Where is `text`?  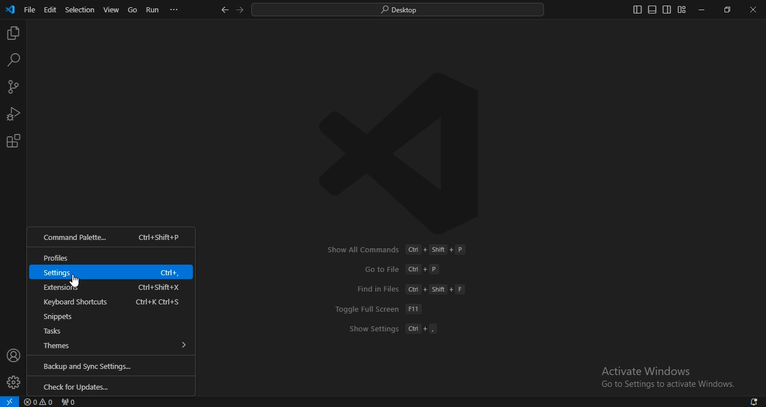
text is located at coordinates (647, 371).